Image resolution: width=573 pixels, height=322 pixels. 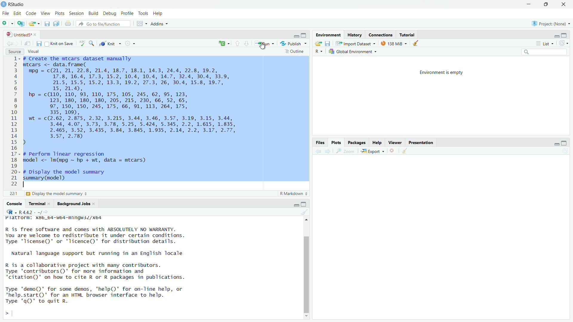 I want to click on new file, so click(x=6, y=23).